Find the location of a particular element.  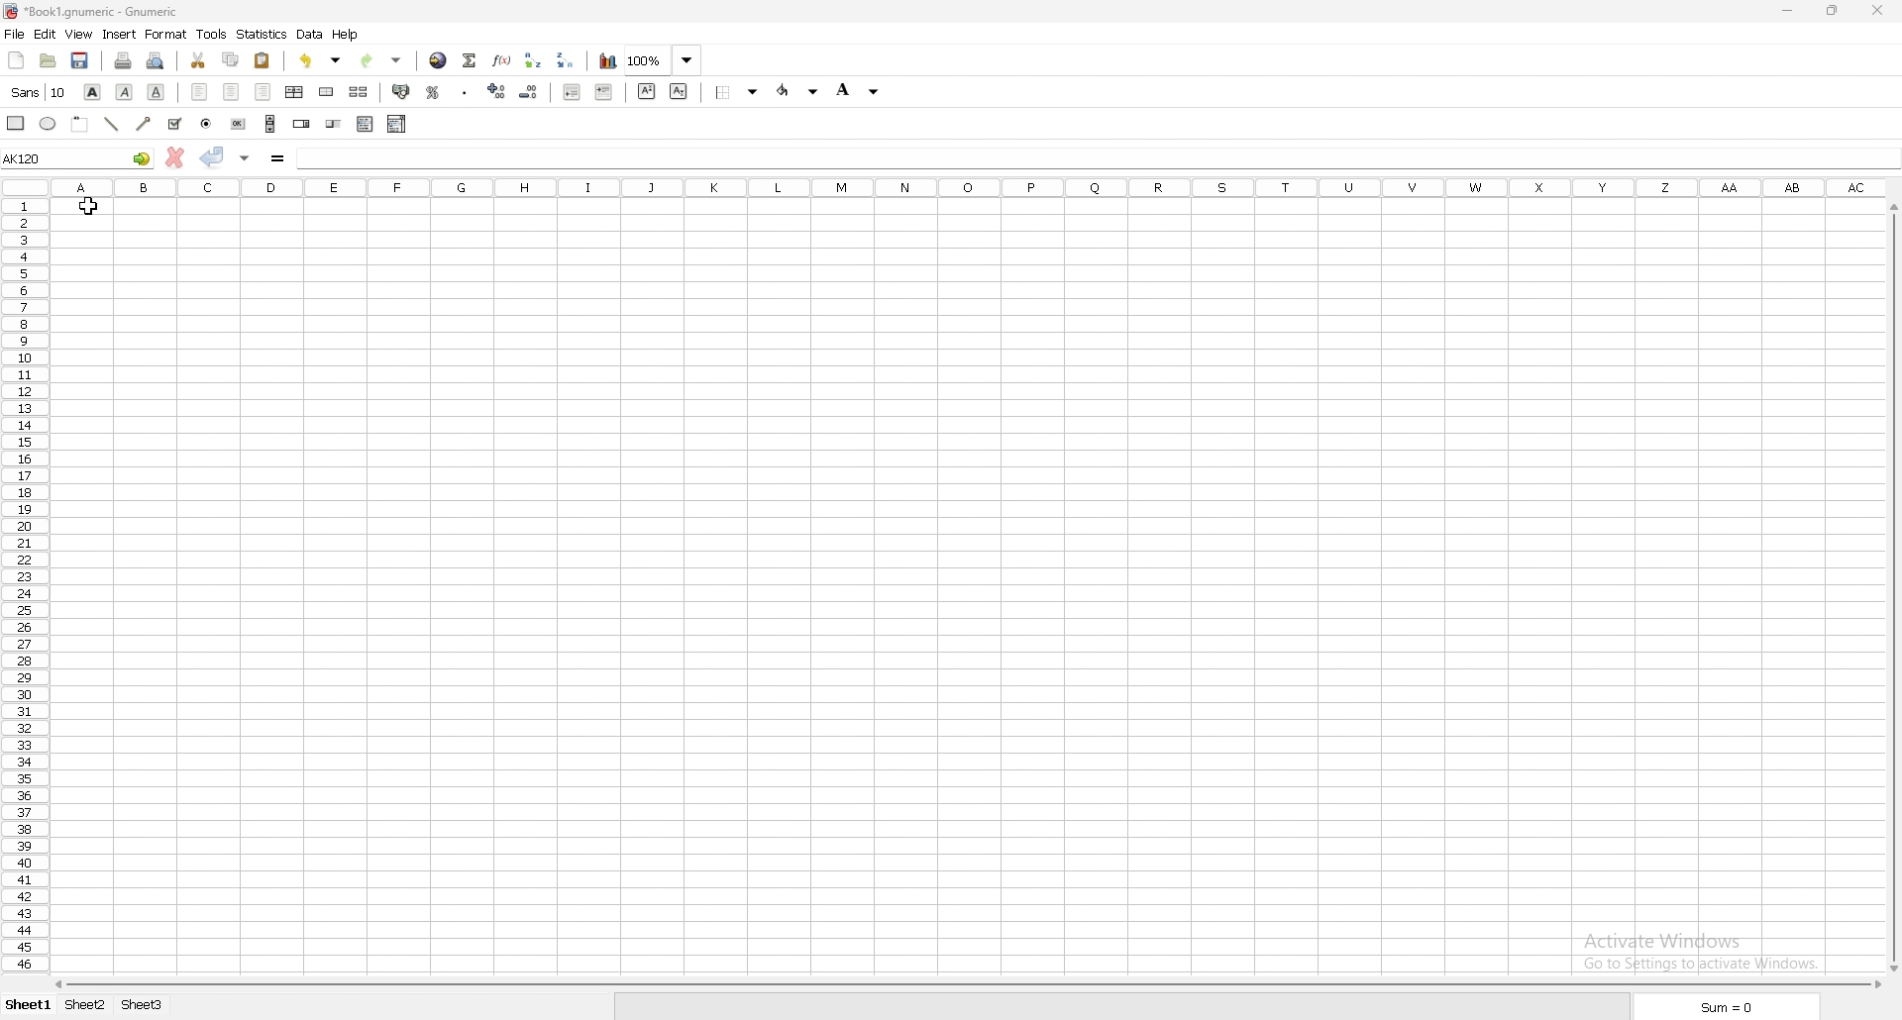

open is located at coordinates (50, 60).